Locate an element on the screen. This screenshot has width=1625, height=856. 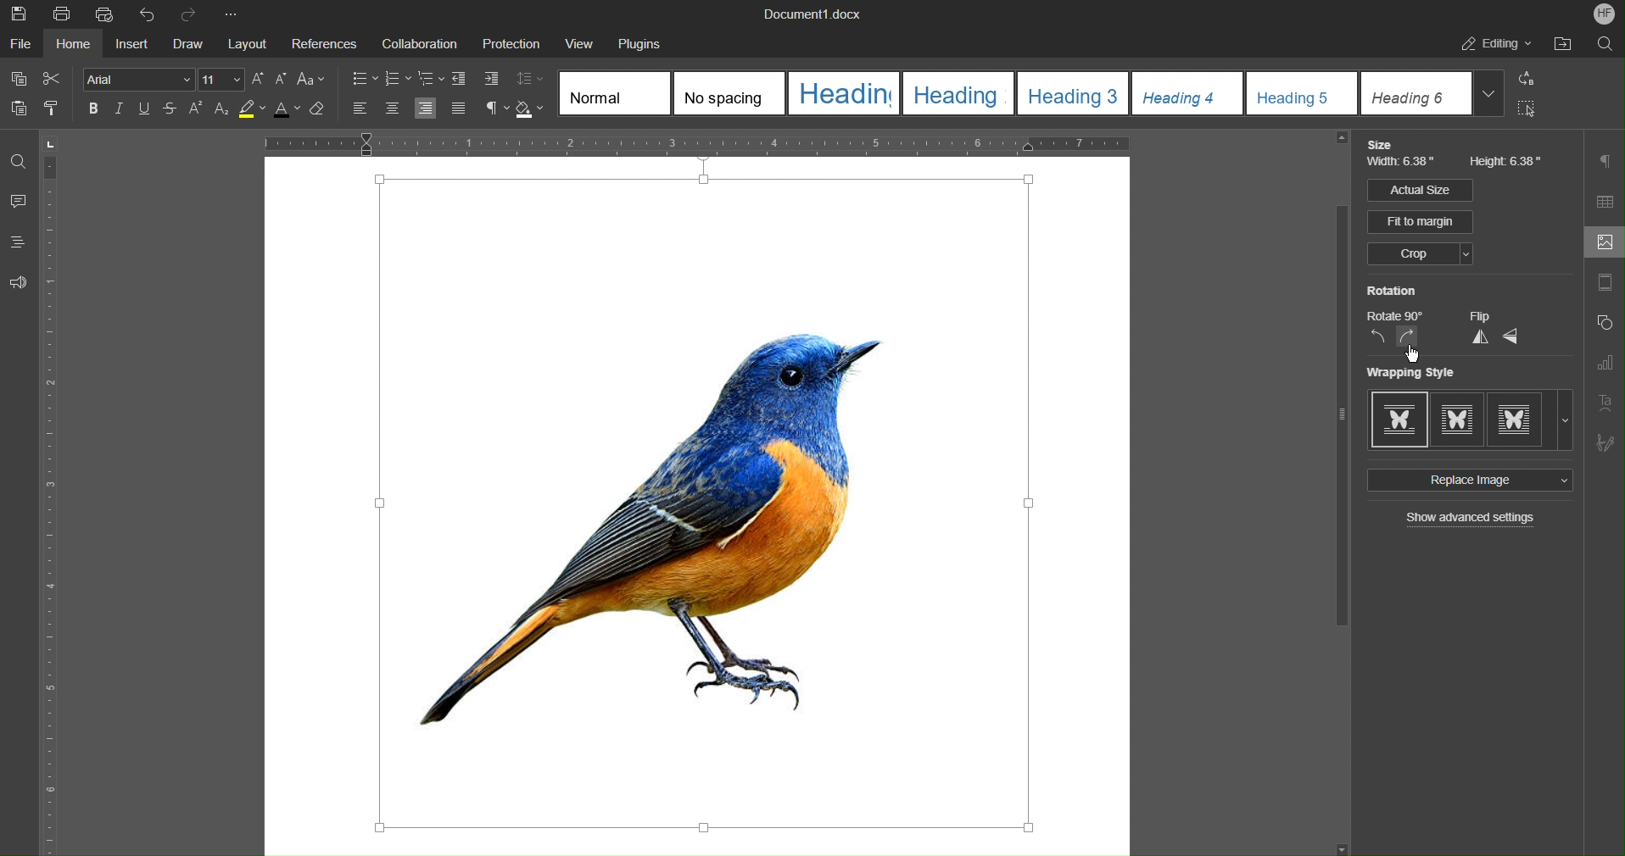
Heading 3 is located at coordinates (1075, 92).